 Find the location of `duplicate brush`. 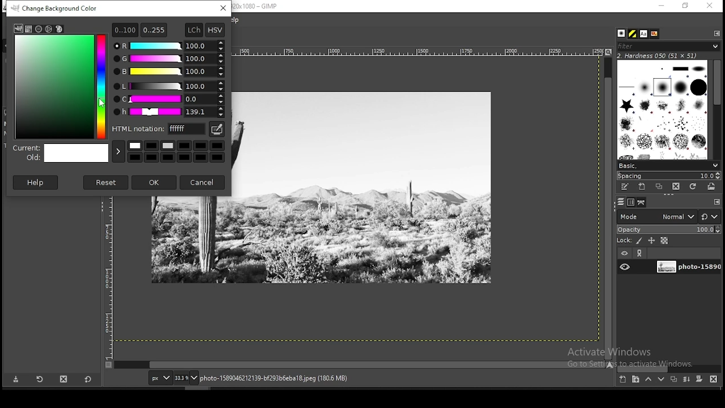

duplicate brush is located at coordinates (659, 187).